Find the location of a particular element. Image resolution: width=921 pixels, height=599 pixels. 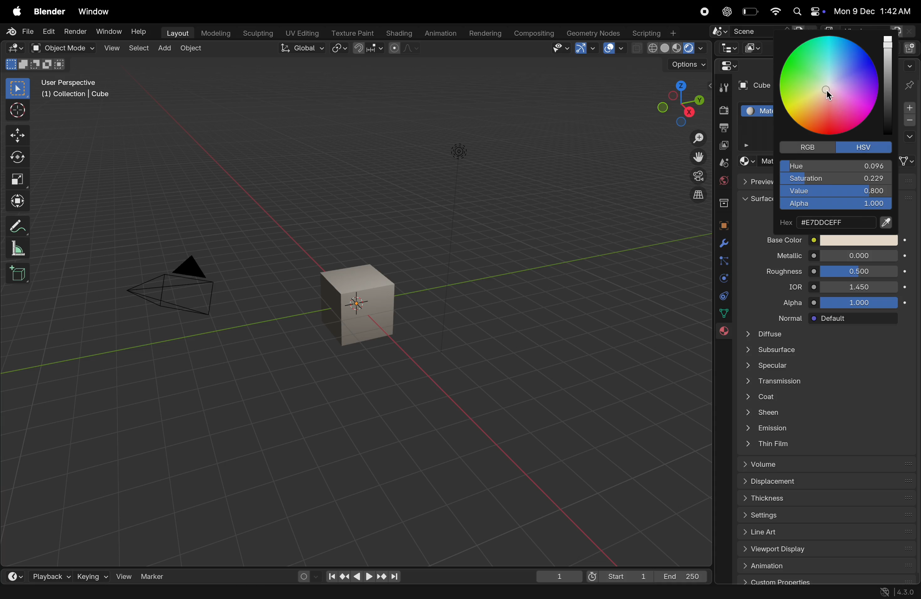

thickness is located at coordinates (823, 497).